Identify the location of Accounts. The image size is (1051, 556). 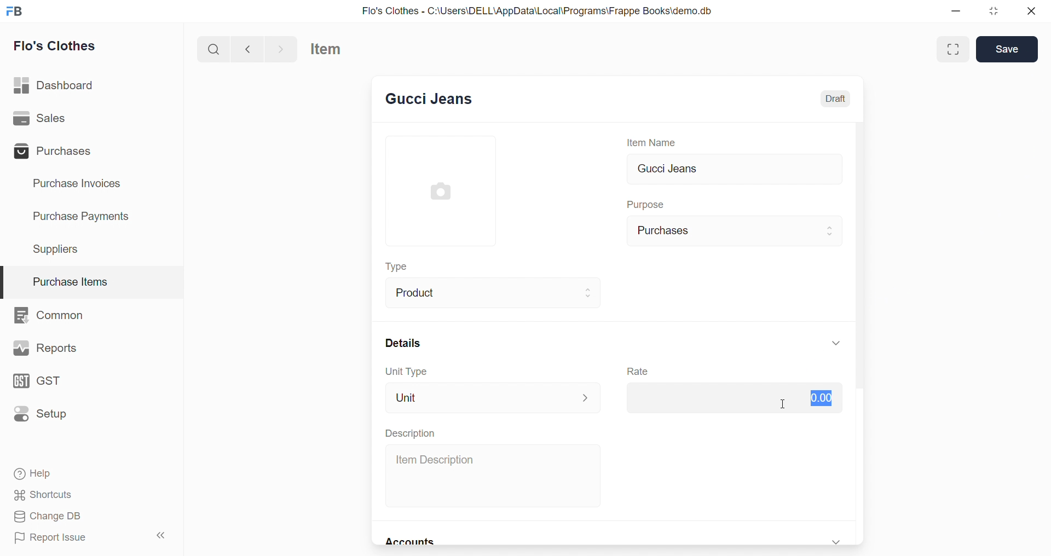
(413, 542).